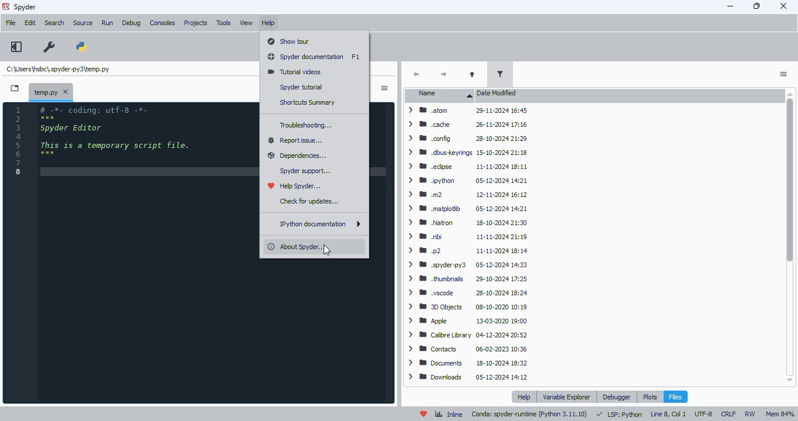 This screenshot has height=421, width=798. Describe the element at coordinates (247, 23) in the screenshot. I see `view` at that location.